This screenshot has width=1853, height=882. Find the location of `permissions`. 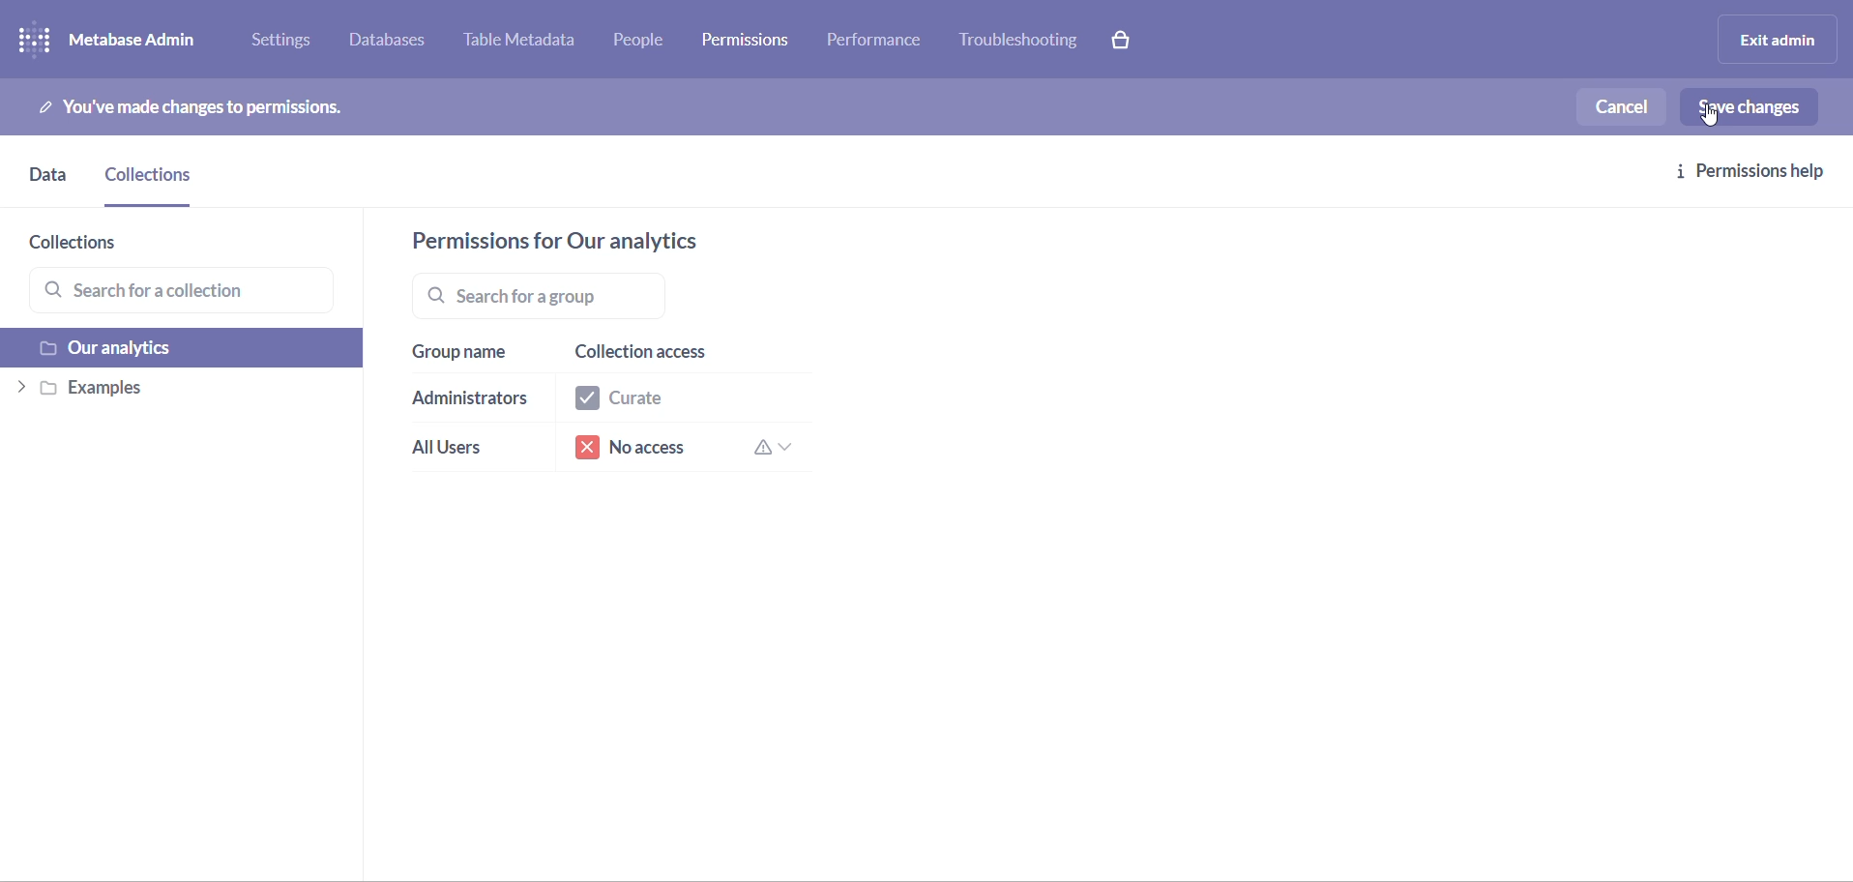

permissions is located at coordinates (751, 38).